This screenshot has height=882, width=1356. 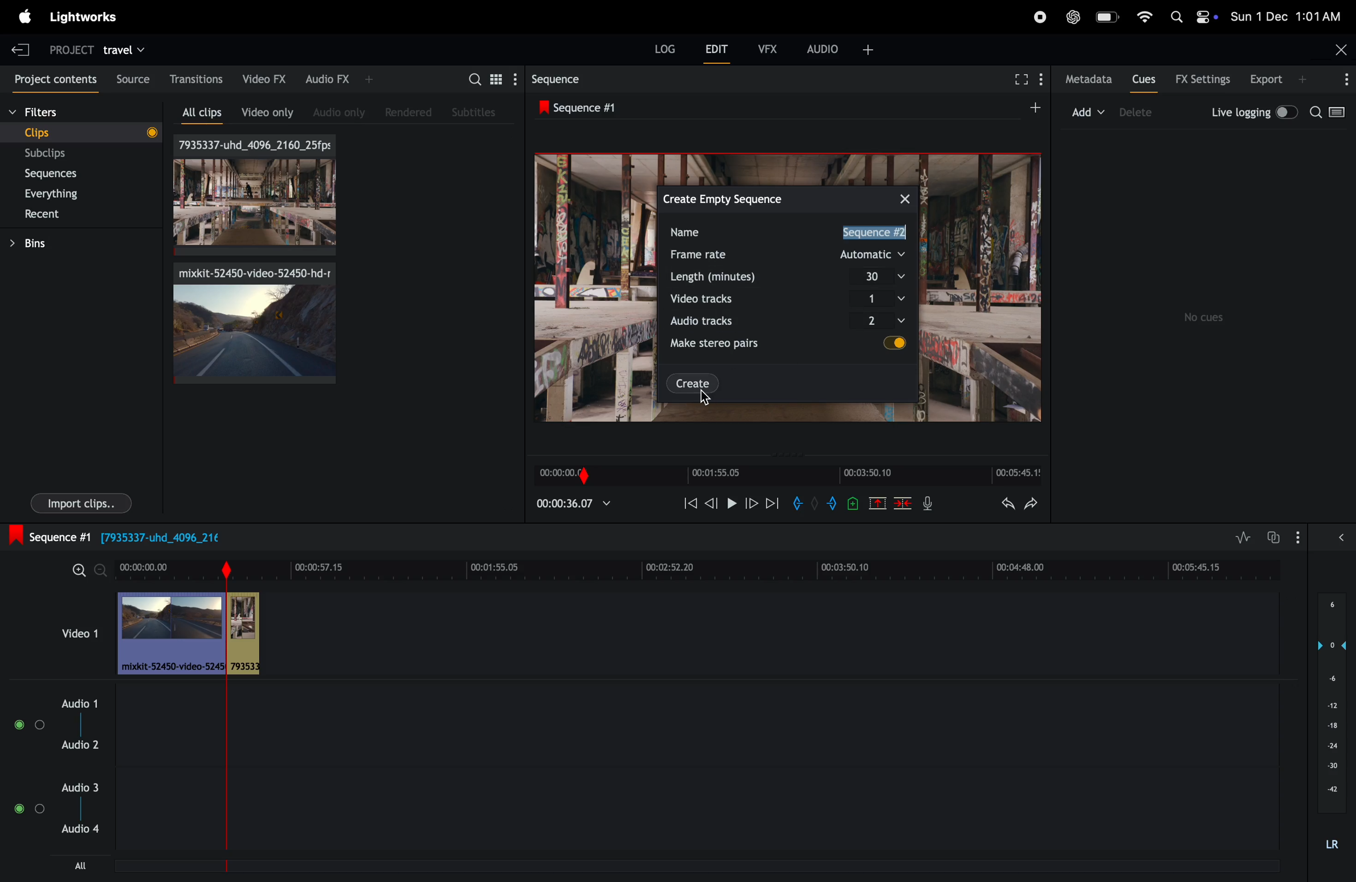 I want to click on Audio 4, so click(x=83, y=831).